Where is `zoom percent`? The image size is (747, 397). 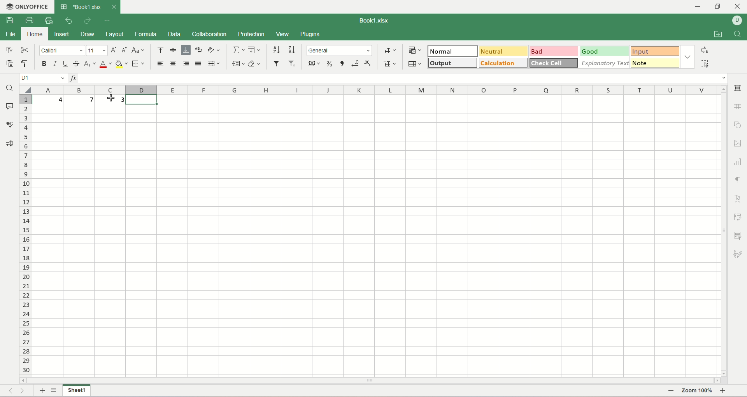
zoom percent is located at coordinates (698, 392).